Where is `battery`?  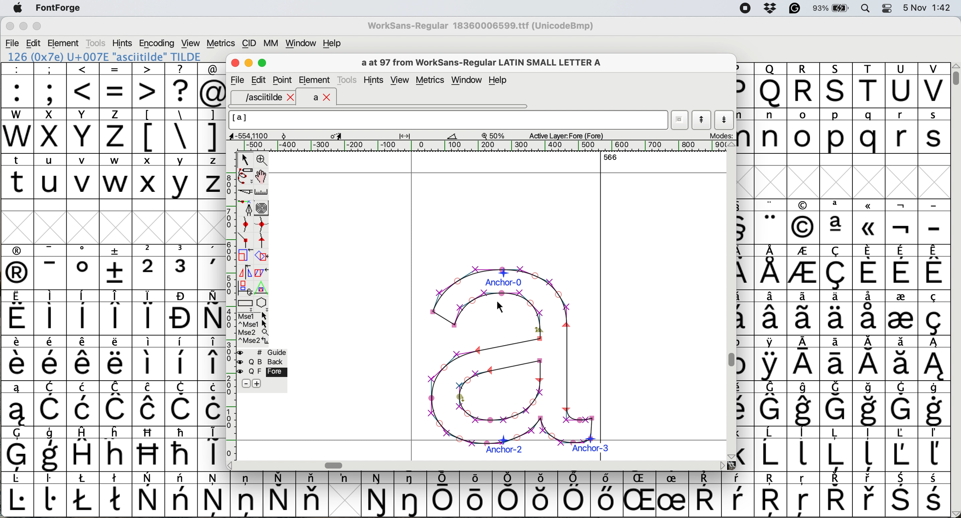 battery is located at coordinates (834, 8).